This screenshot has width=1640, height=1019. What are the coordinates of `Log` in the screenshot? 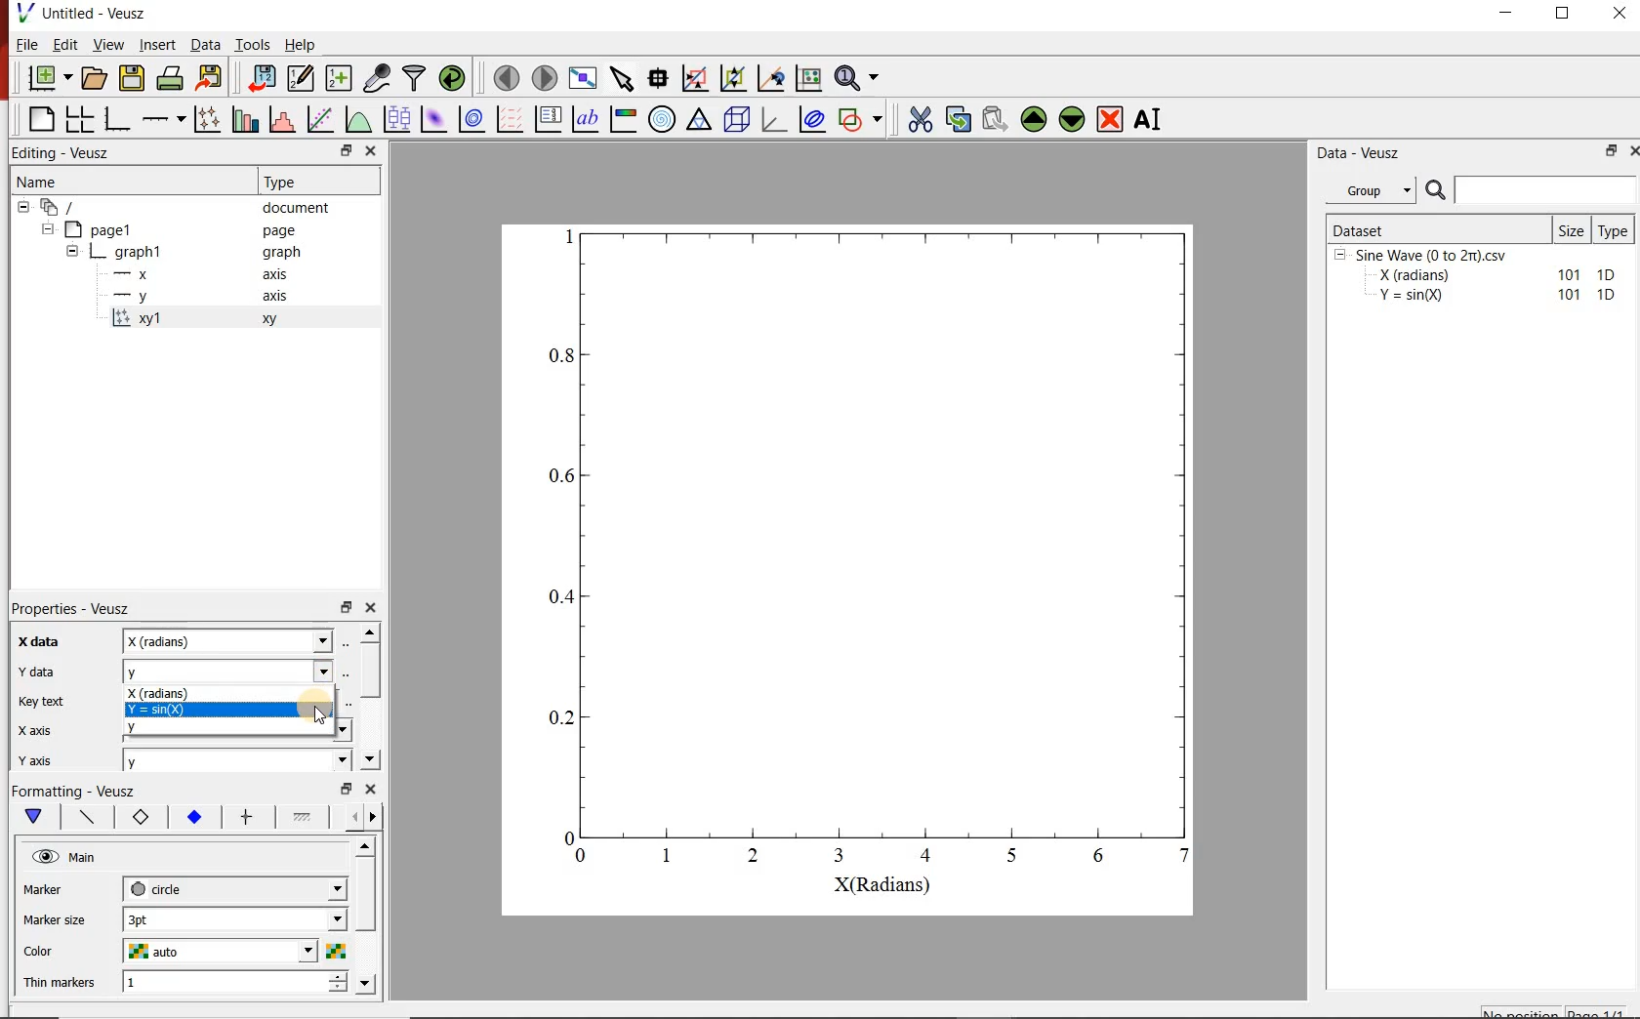 It's located at (33, 728).